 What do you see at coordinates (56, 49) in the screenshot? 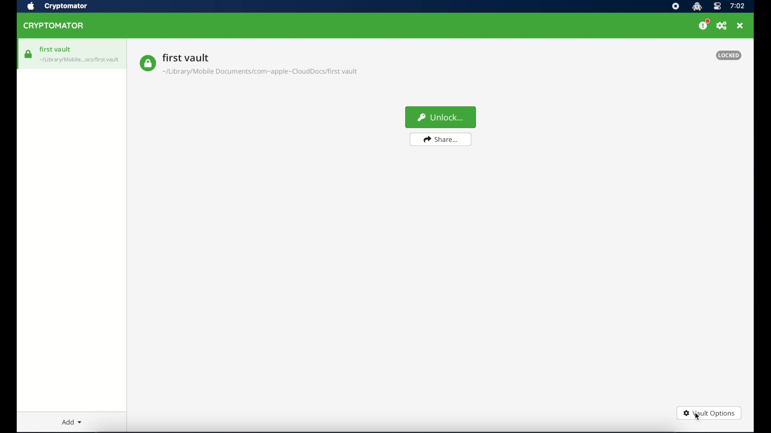
I see `first vault` at bounding box center [56, 49].